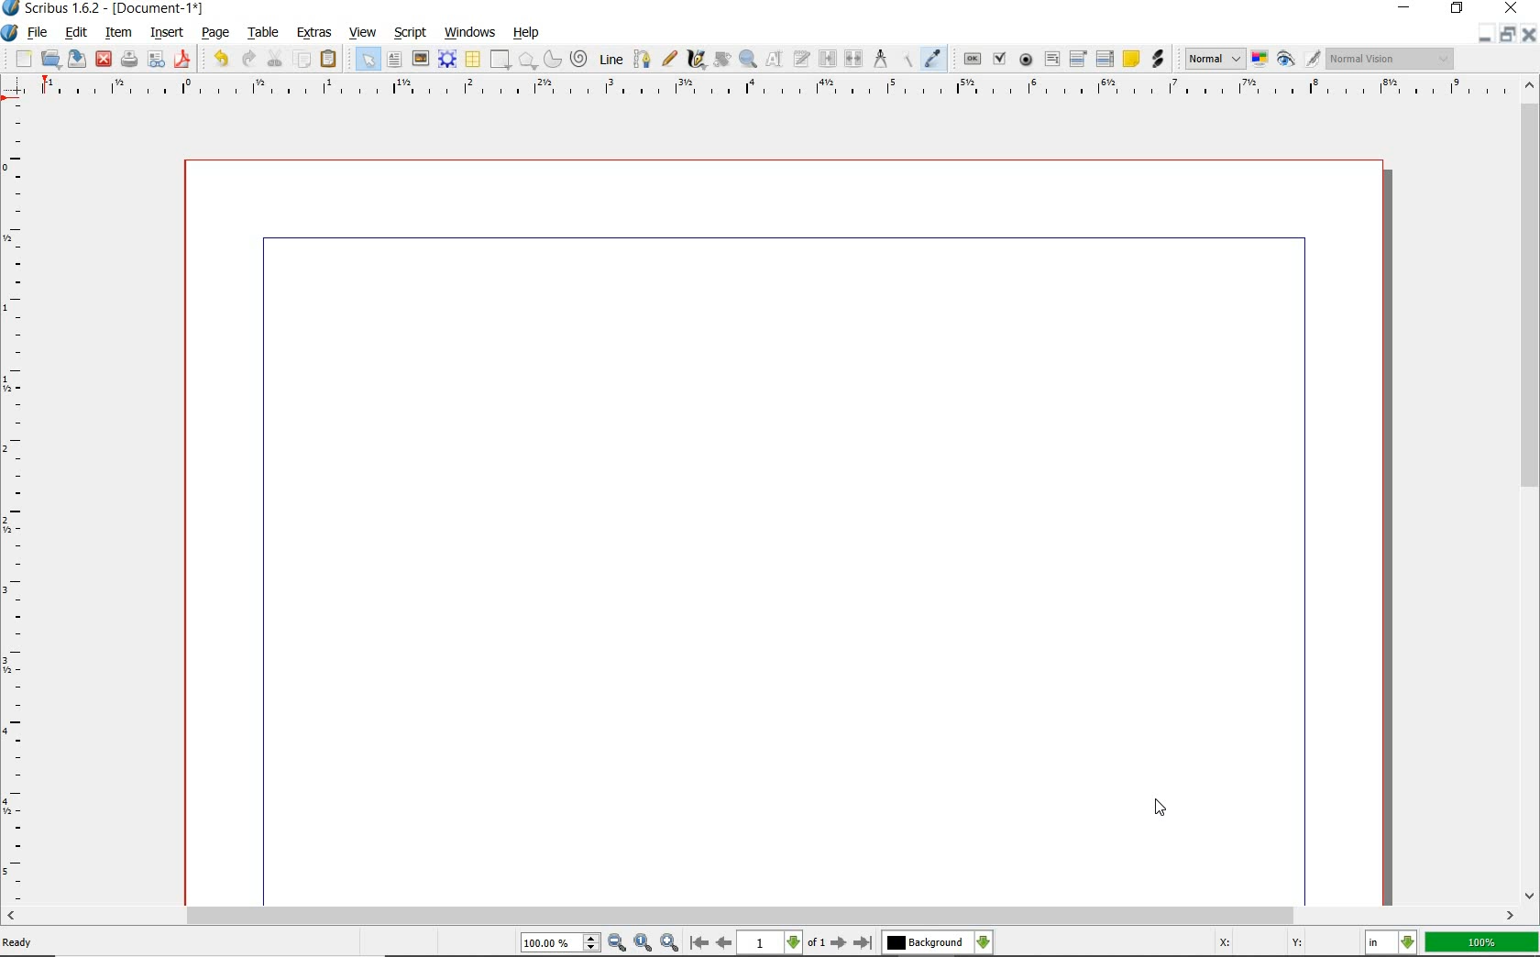 The width and height of the screenshot is (1540, 957). What do you see at coordinates (643, 60) in the screenshot?
I see `Bezier curve` at bounding box center [643, 60].